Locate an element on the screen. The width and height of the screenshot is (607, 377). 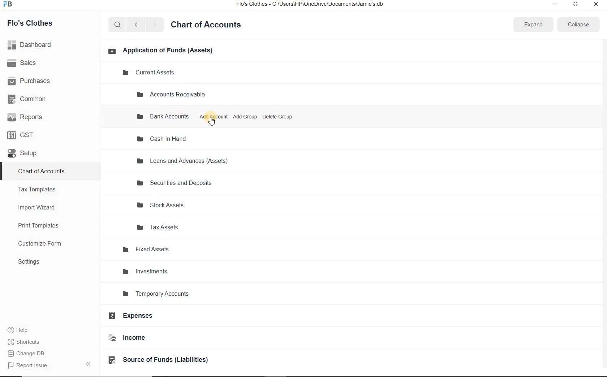
Add Group is located at coordinates (245, 117).